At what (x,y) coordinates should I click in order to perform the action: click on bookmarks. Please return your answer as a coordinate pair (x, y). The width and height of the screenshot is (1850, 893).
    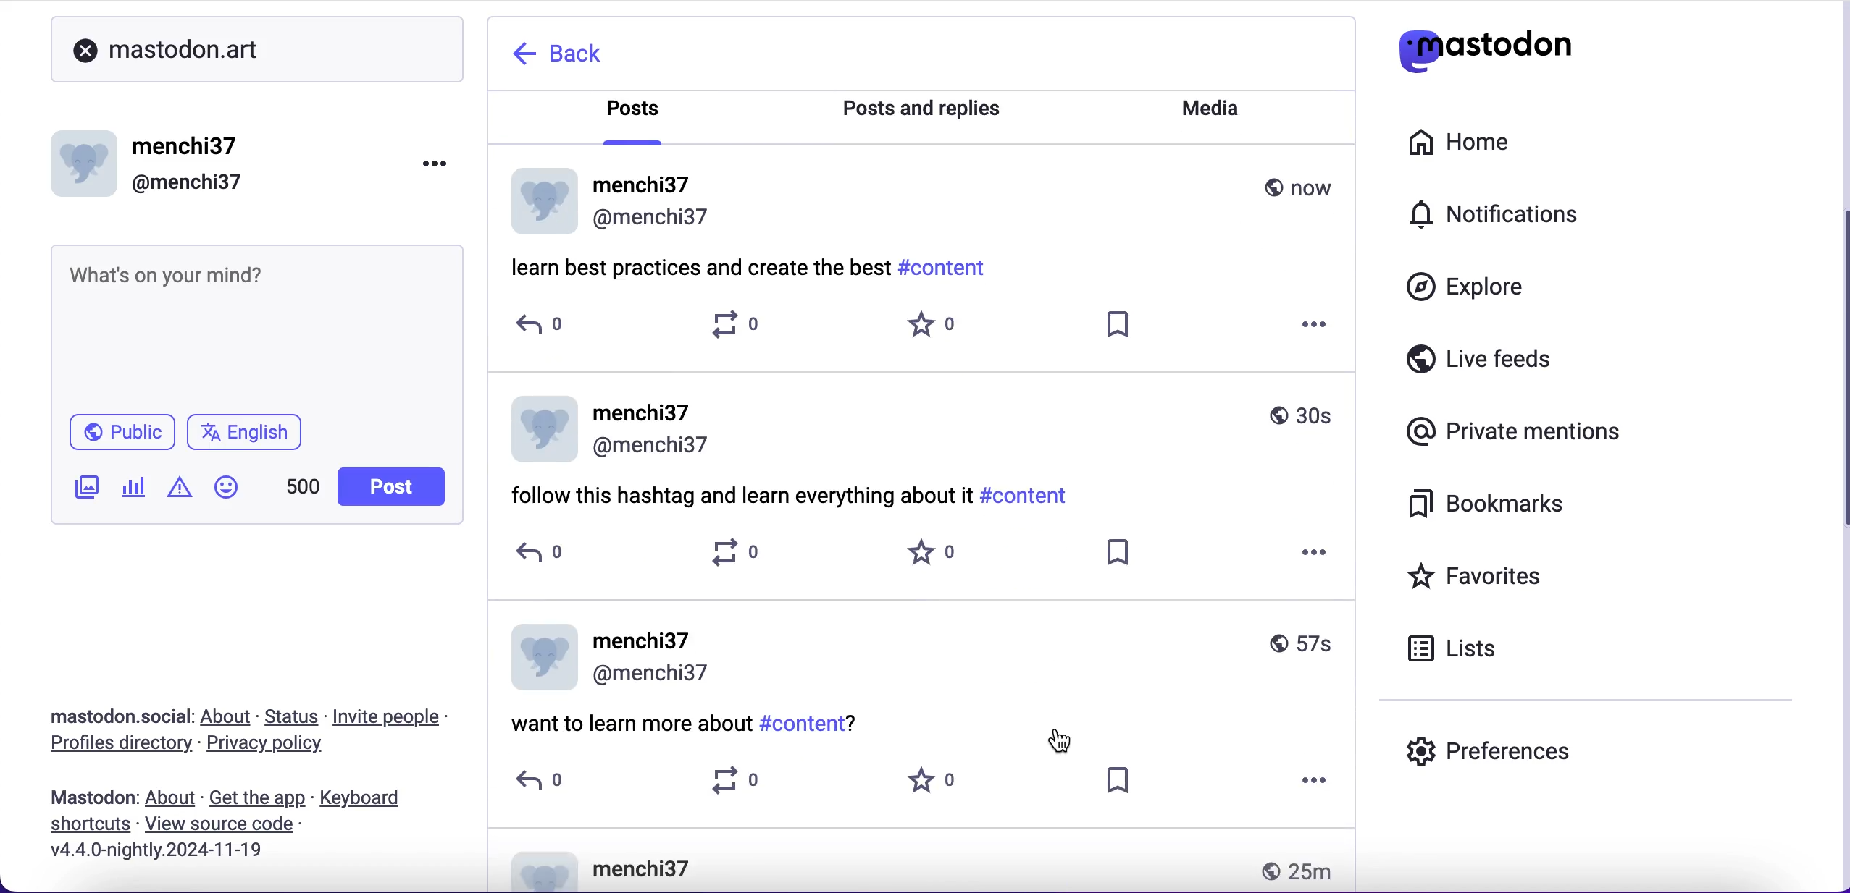
    Looking at the image, I should click on (1497, 509).